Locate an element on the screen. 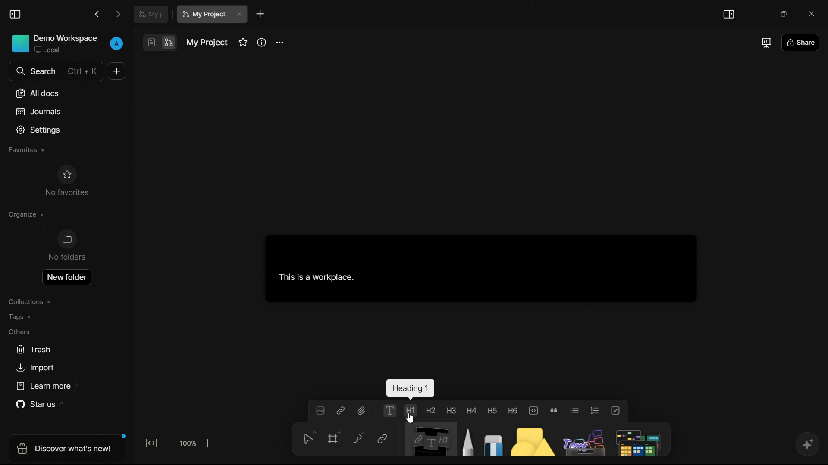 The width and height of the screenshot is (828, 465). learn more is located at coordinates (44, 387).